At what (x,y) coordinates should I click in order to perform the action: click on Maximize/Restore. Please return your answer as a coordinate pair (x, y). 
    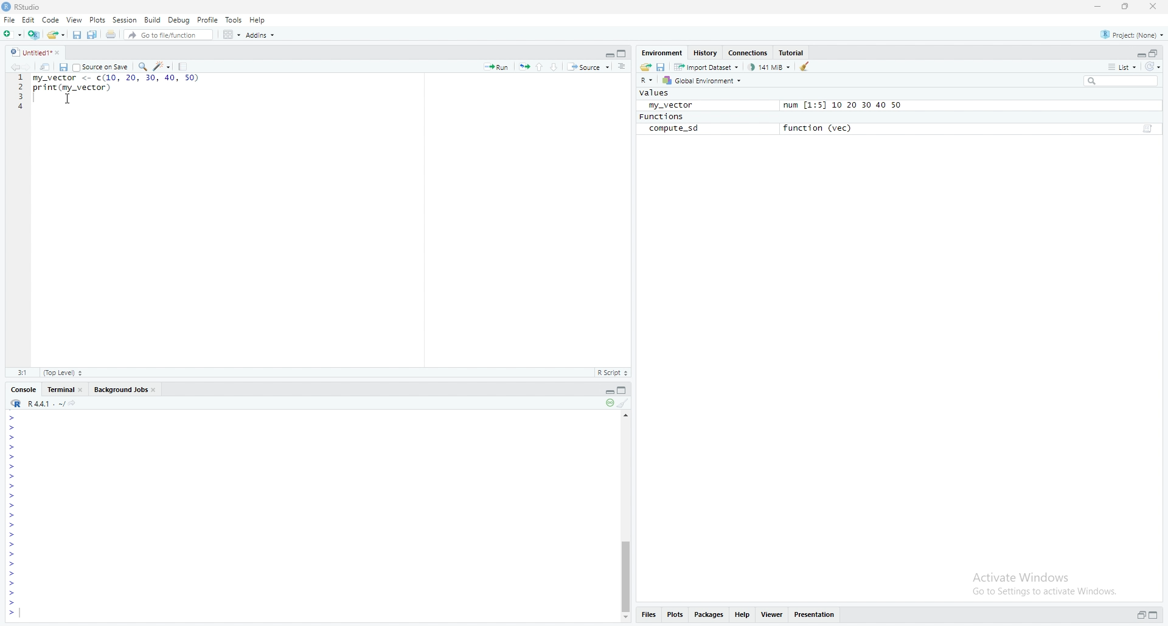
    Looking at the image, I should click on (1124, 7).